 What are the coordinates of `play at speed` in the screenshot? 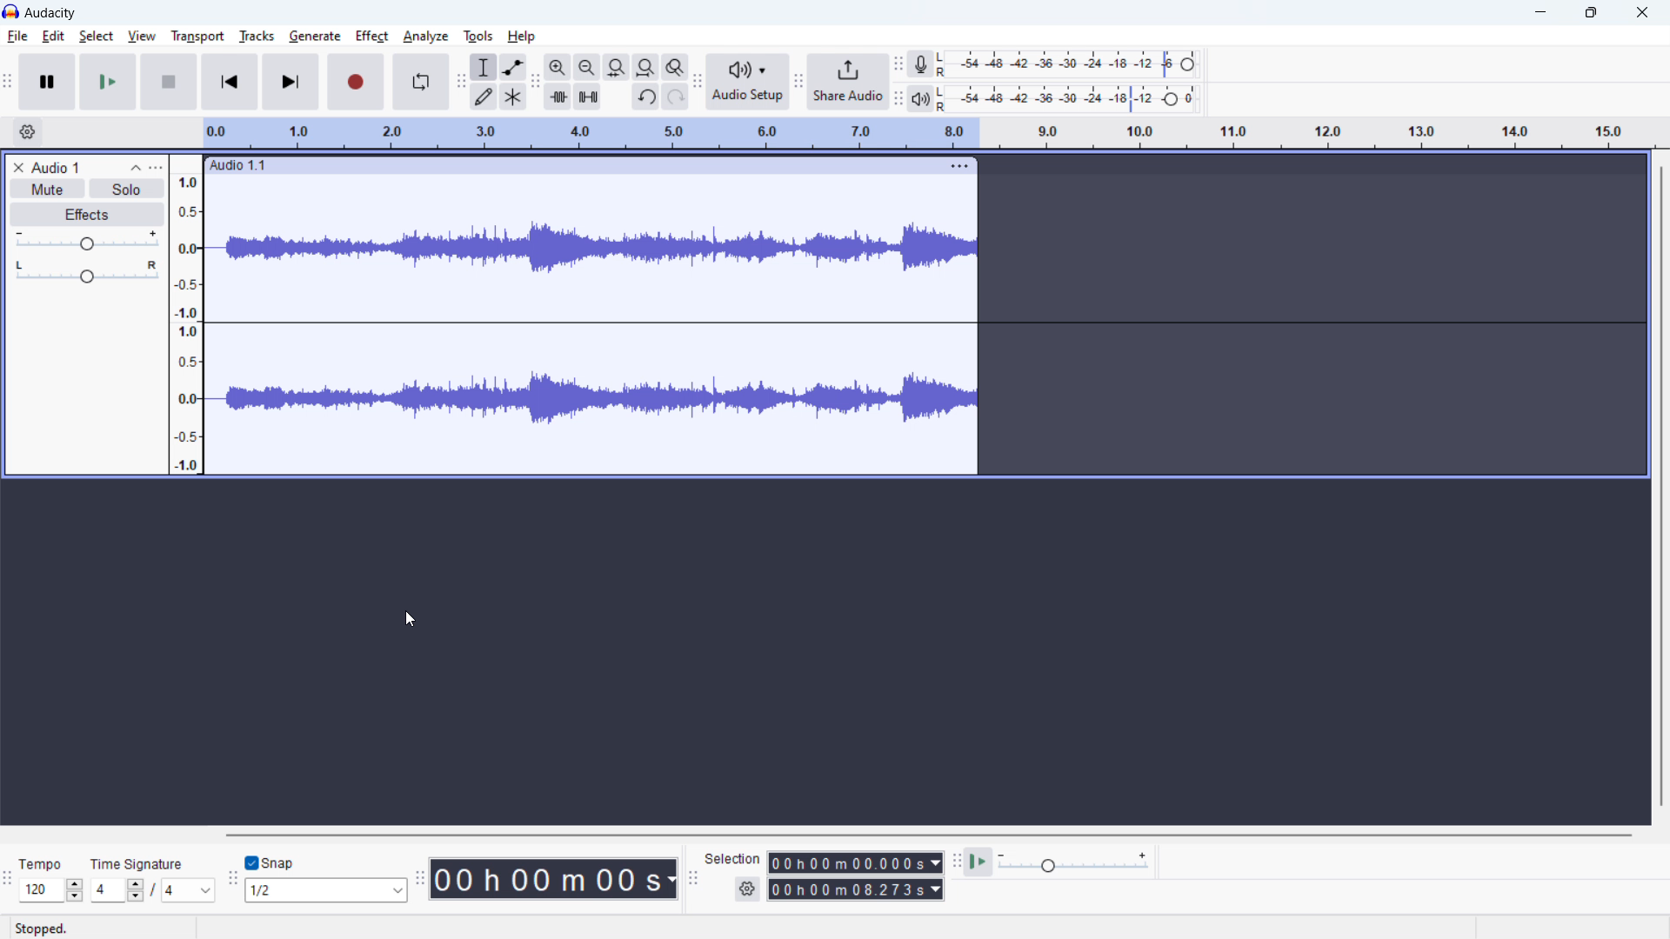 It's located at (979, 861).